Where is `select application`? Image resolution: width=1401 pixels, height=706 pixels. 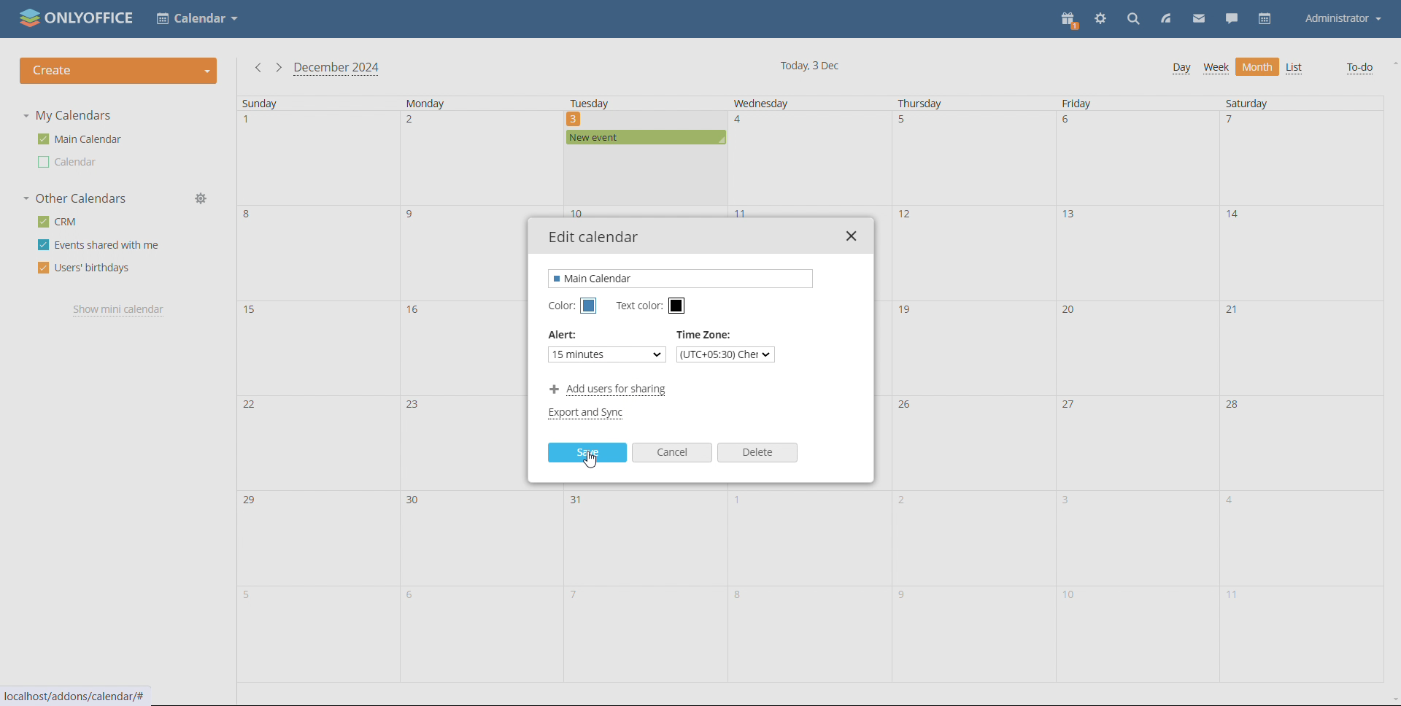
select application is located at coordinates (198, 19).